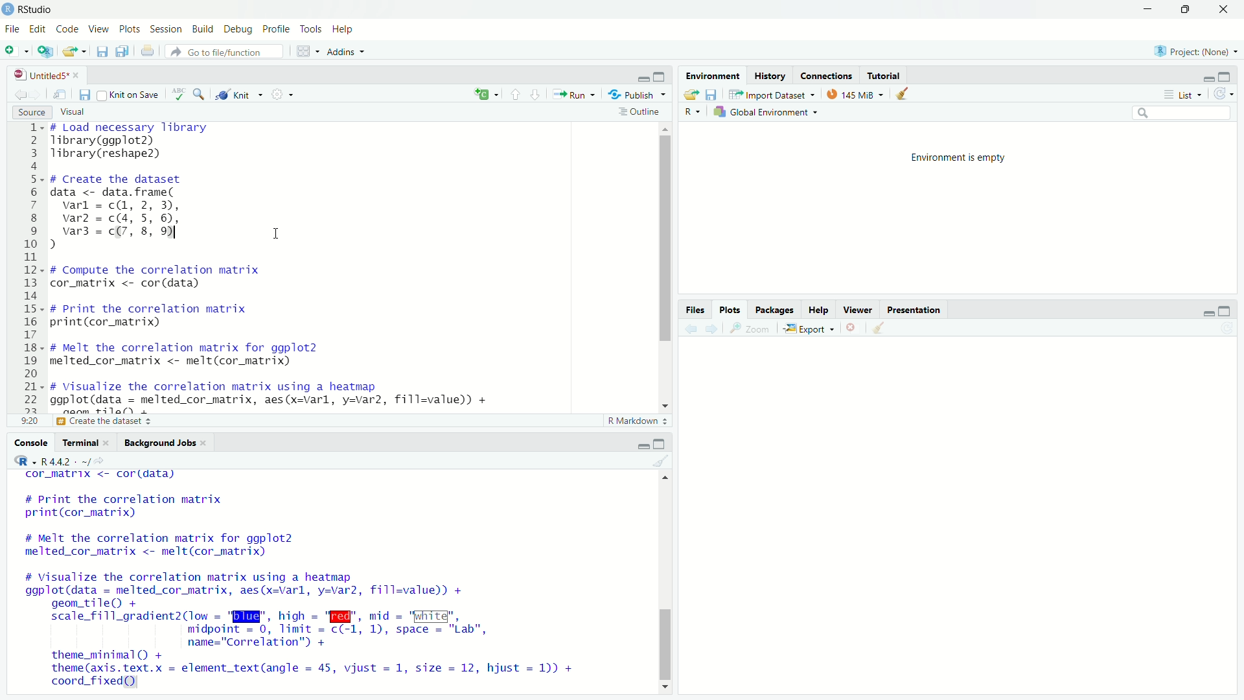  I want to click on refresh, so click(1225, 95).